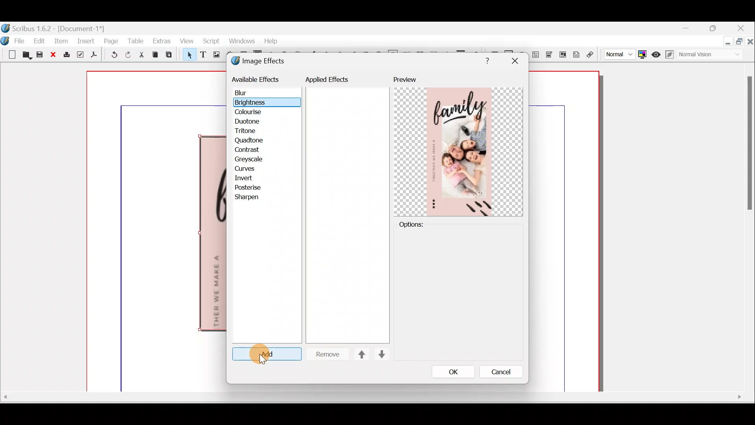 This screenshot has width=755, height=425. What do you see at coordinates (713, 55) in the screenshot?
I see `Visual appearance of display` at bounding box center [713, 55].